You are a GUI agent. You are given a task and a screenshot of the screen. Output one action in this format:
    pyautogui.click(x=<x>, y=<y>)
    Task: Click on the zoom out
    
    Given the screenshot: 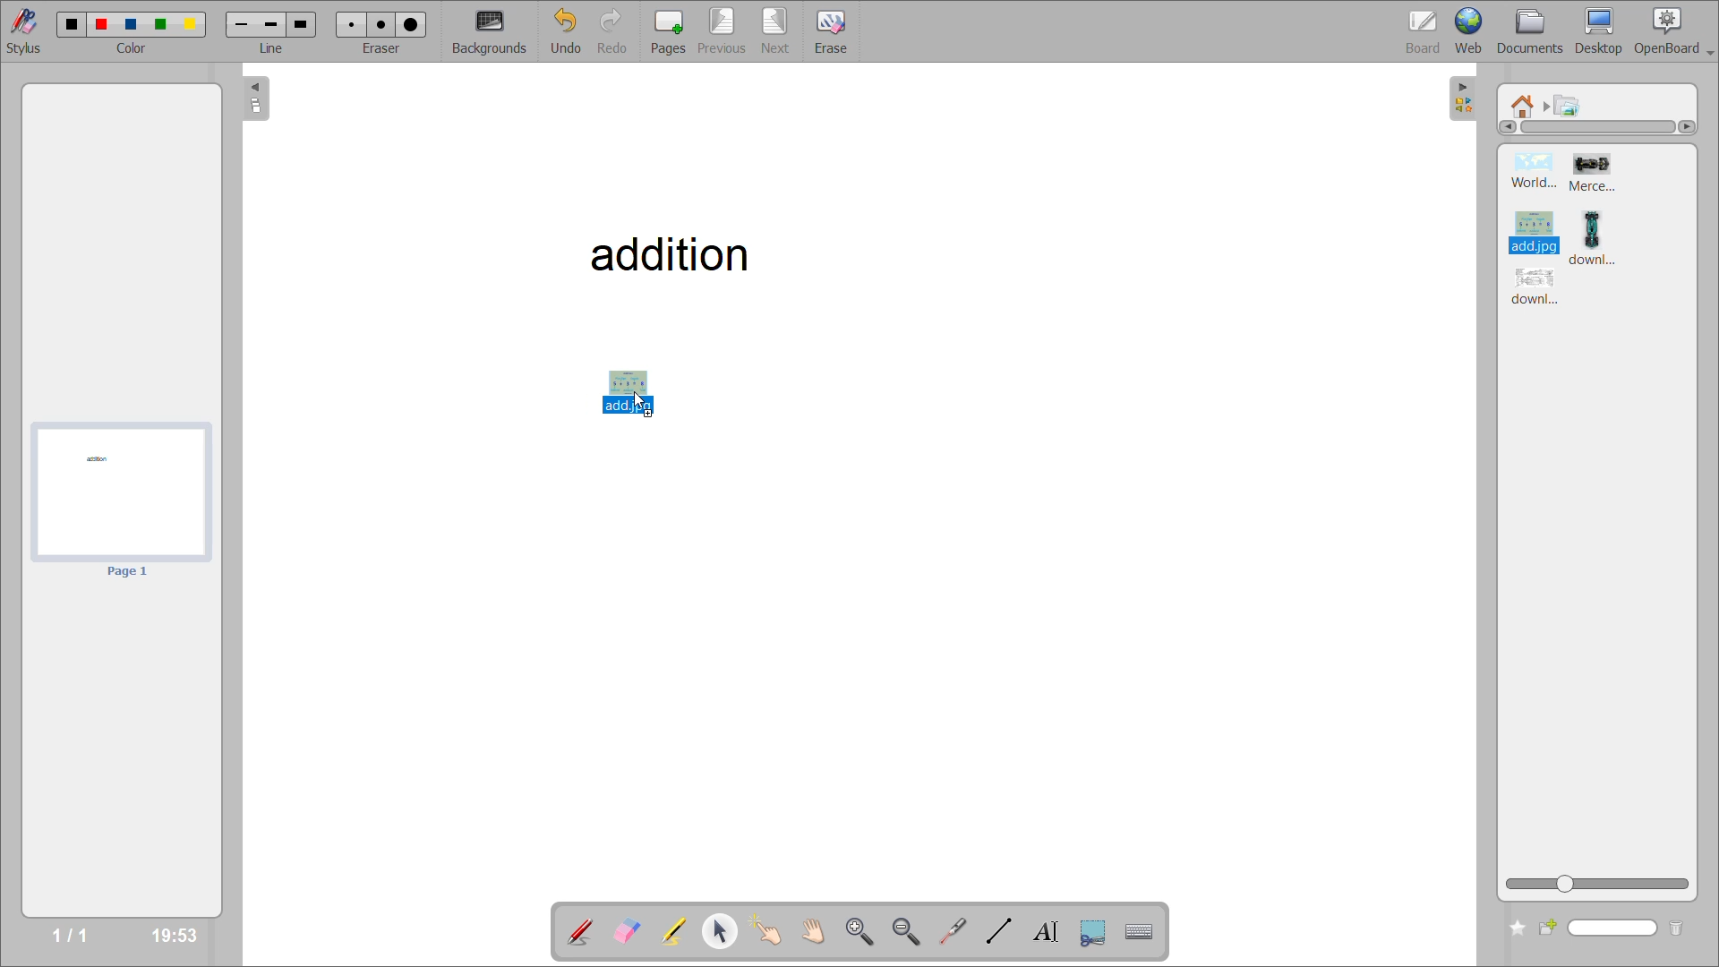 What is the action you would take?
    pyautogui.click(x=905, y=928)
    